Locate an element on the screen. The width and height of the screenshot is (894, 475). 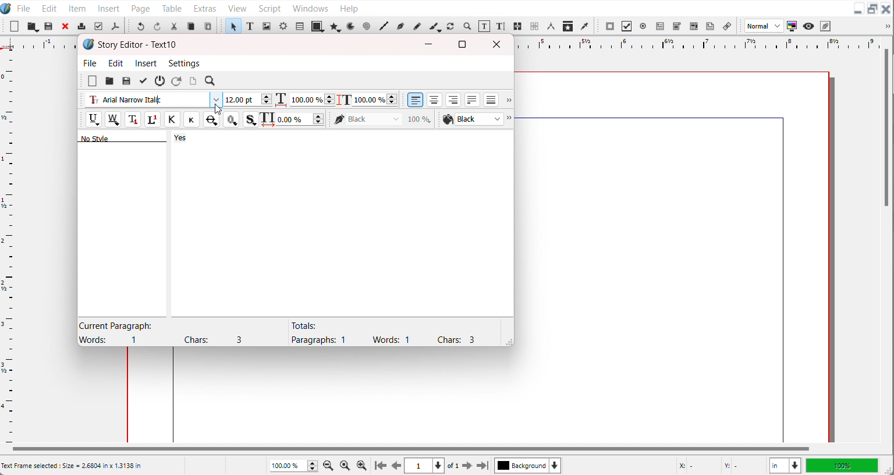
Table is located at coordinates (299, 26).